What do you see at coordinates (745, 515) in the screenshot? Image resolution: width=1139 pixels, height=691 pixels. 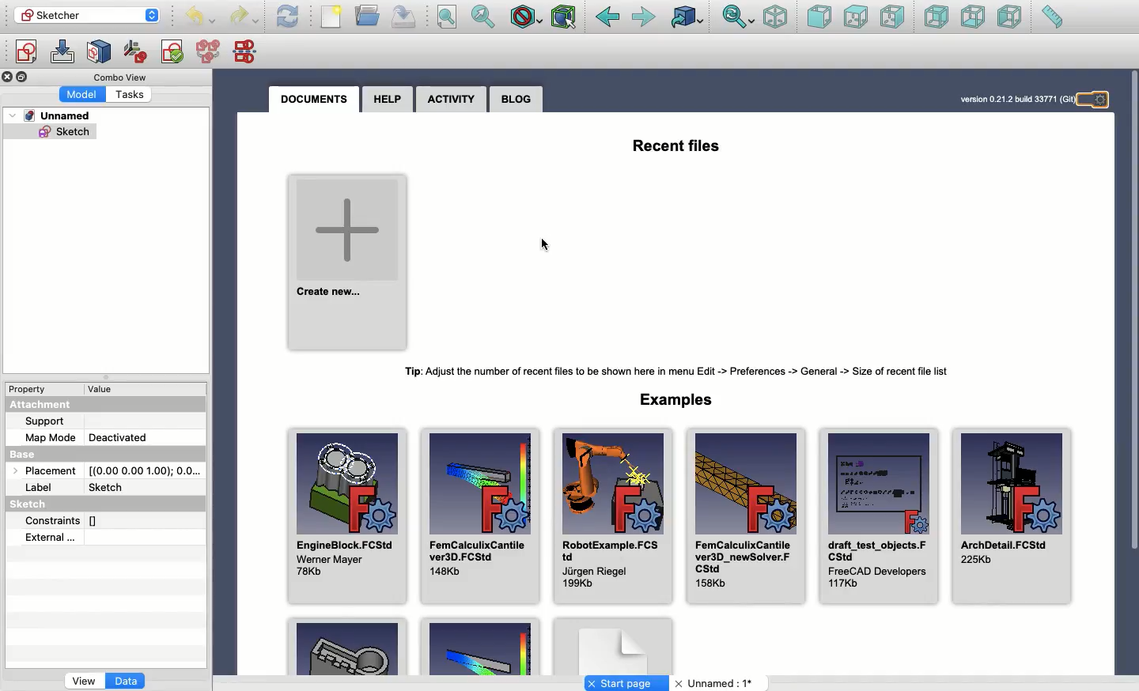 I see `FemCalculixCantile ver3D_newSolver.FCStd 158Kb` at bounding box center [745, 515].